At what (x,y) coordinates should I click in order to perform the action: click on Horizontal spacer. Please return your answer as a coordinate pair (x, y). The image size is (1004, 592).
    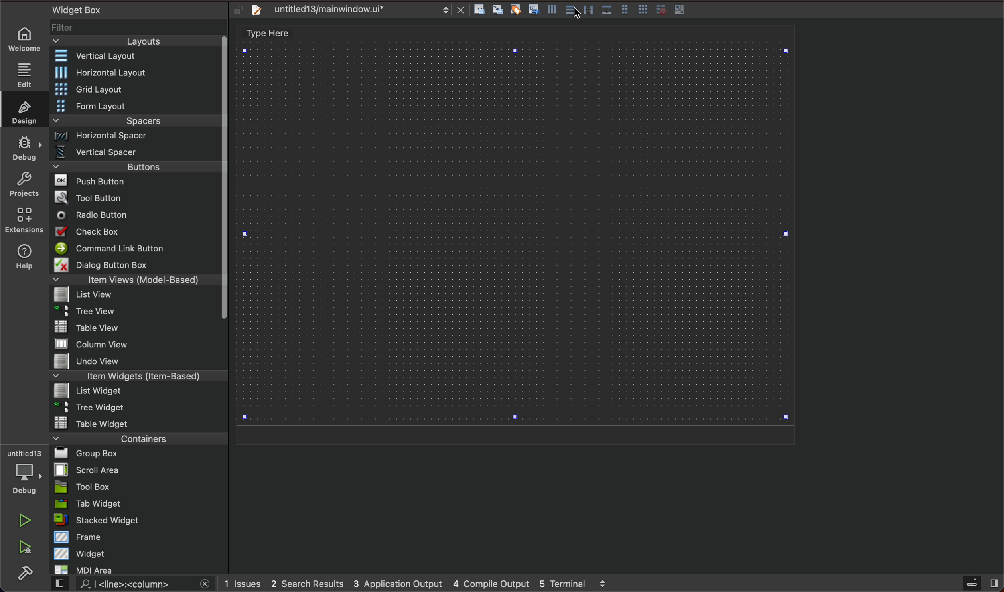
    Looking at the image, I should click on (136, 137).